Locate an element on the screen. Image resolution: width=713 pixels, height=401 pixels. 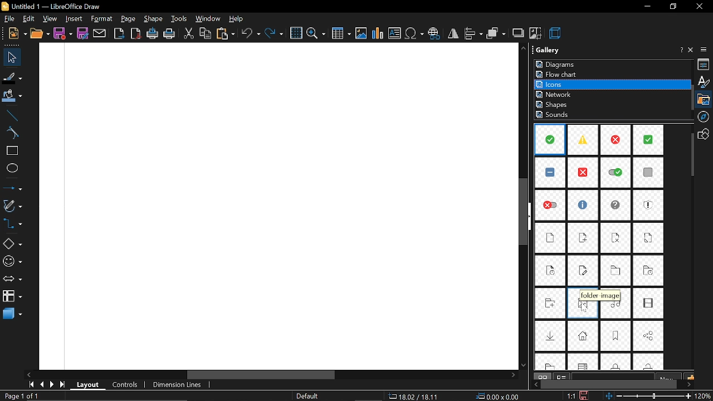
help is located at coordinates (680, 51).